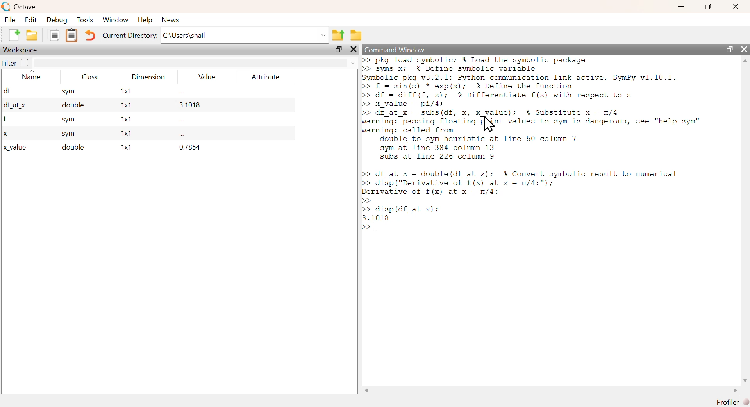 This screenshot has width=750, height=407. I want to click on New Script, so click(16, 35).